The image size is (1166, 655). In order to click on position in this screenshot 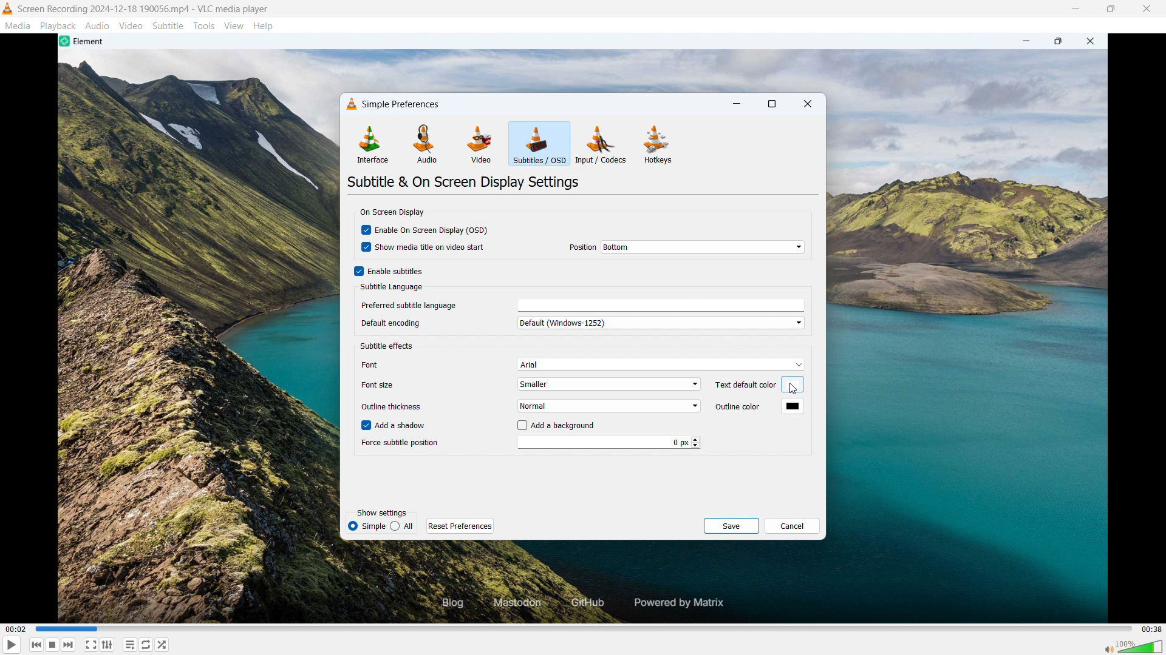, I will do `click(584, 246)`.